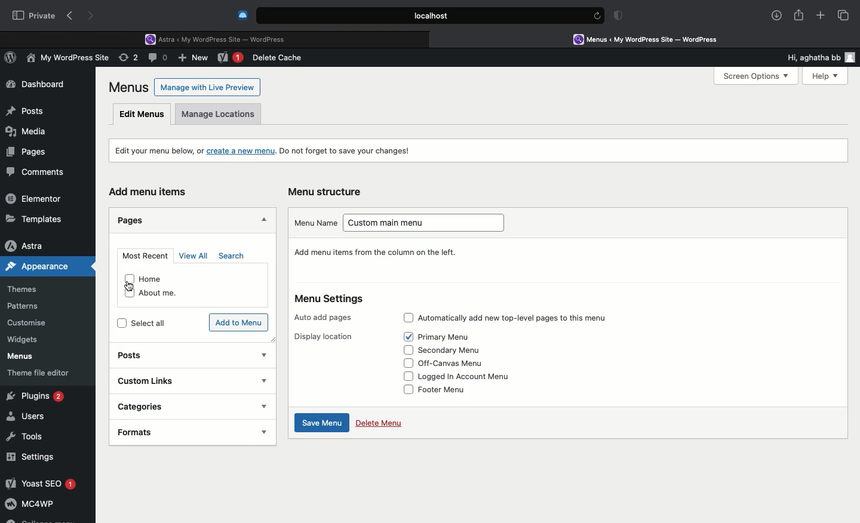 This screenshot has width=860, height=523. Describe the element at coordinates (24, 108) in the screenshot. I see `Posts` at that location.